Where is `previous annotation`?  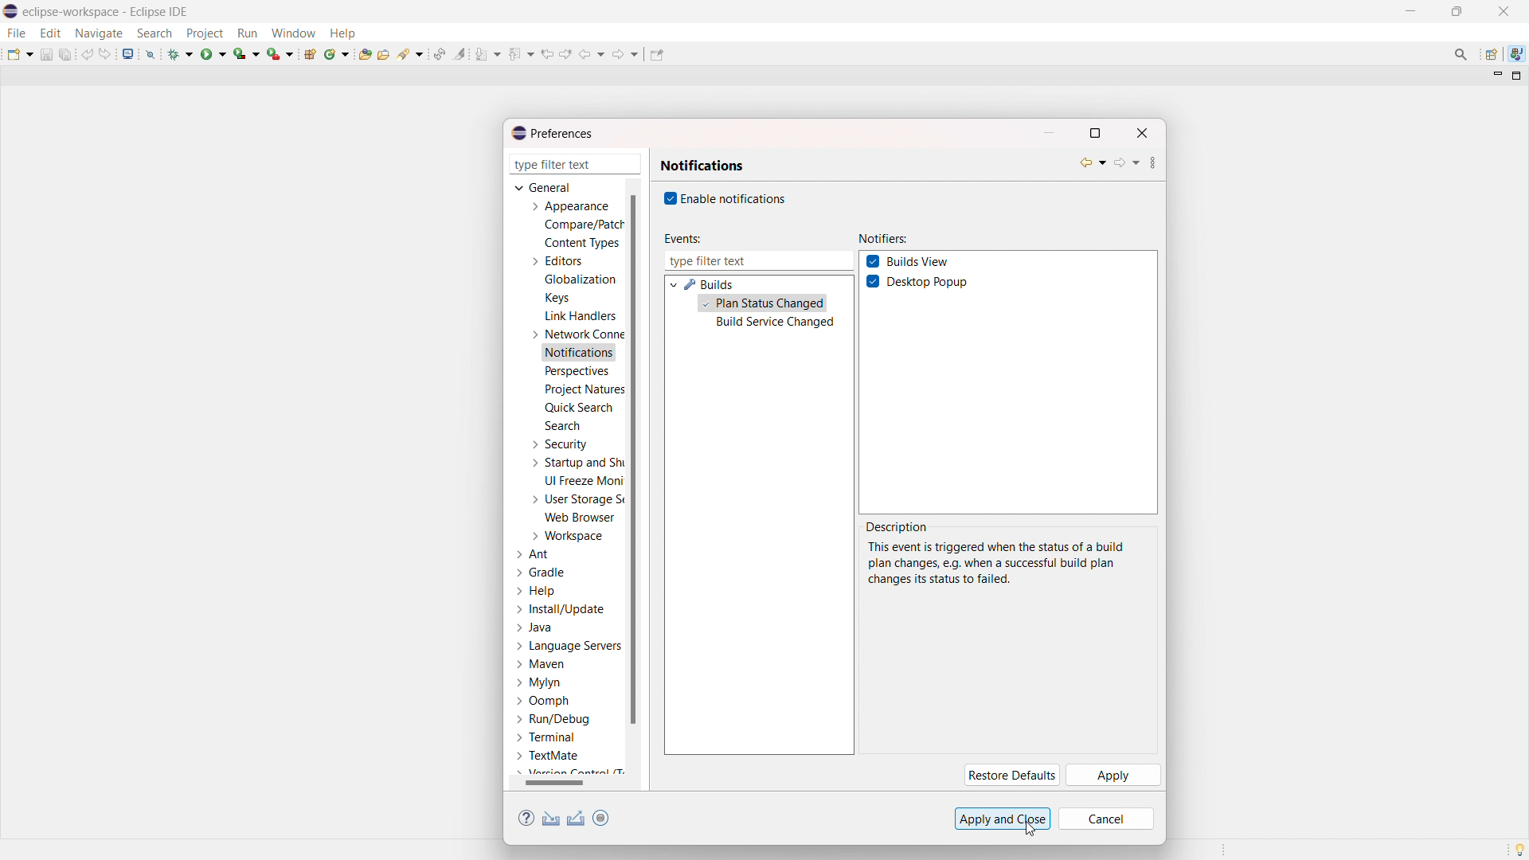
previous annotation is located at coordinates (521, 53).